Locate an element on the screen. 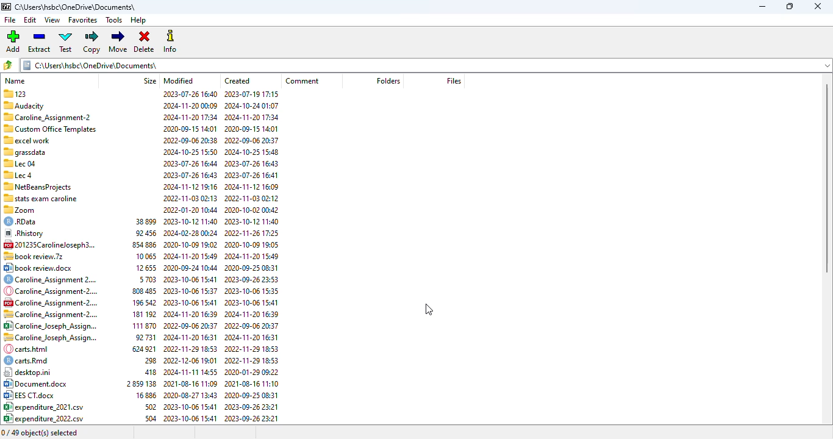 This screenshot has height=439, width=833. info is located at coordinates (170, 41).